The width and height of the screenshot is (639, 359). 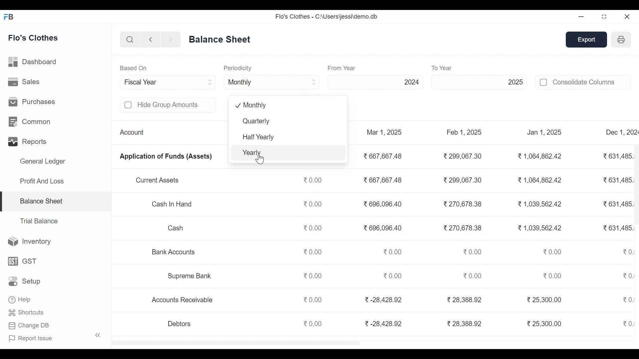 What do you see at coordinates (370, 323) in the screenshot?
I see `Debtors % 0.00 3-28,428.92 328,388.92 25,300.00` at bounding box center [370, 323].